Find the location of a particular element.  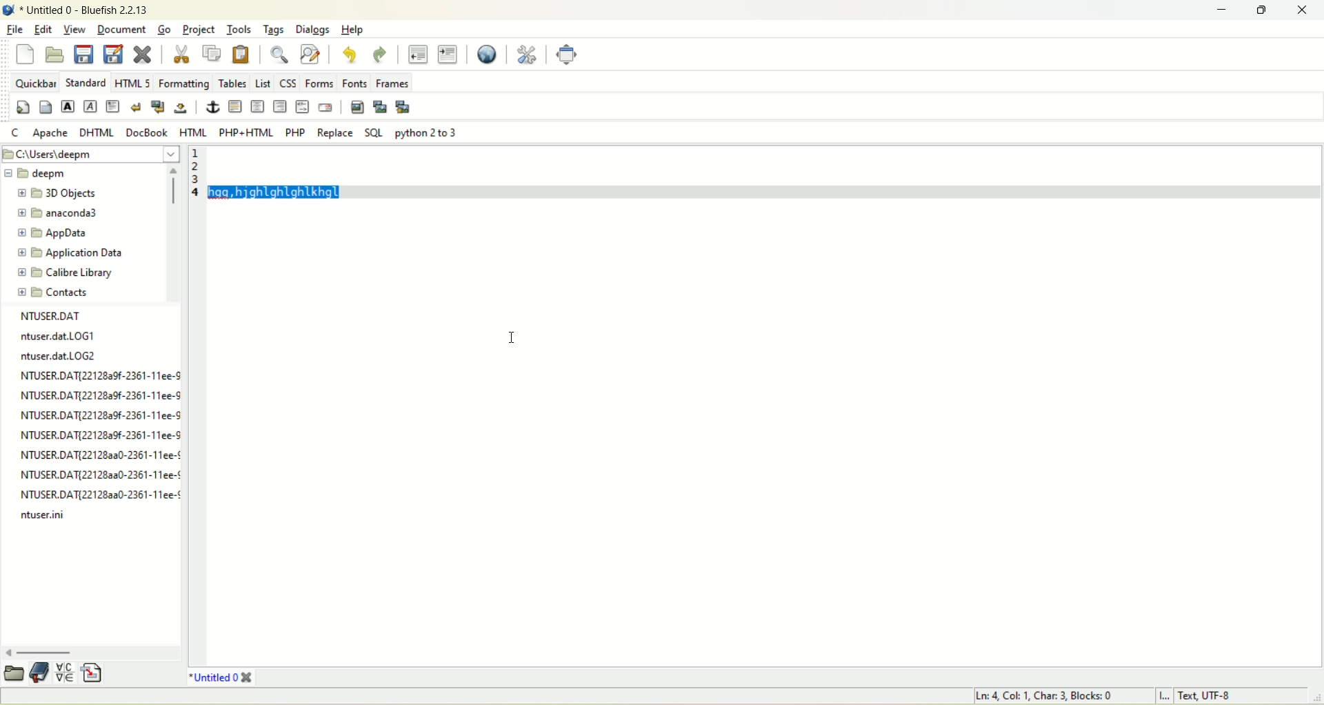

go is located at coordinates (166, 30).